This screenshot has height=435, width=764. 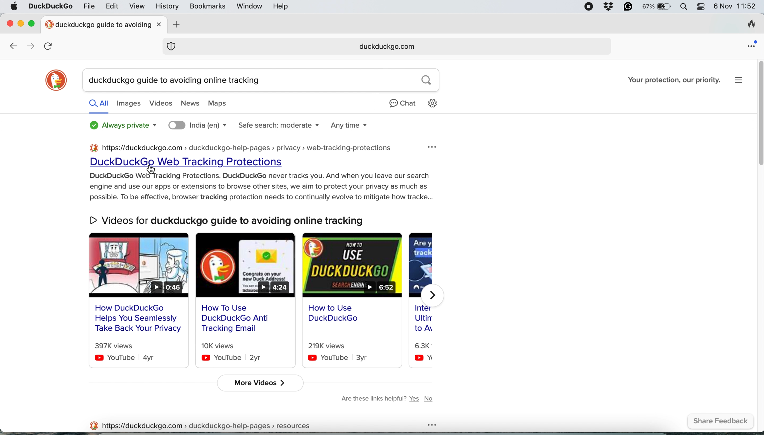 What do you see at coordinates (748, 24) in the screenshot?
I see `clear browsing history` at bounding box center [748, 24].